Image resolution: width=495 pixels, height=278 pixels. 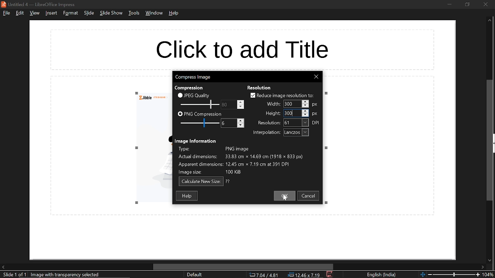 I want to click on change PNG compression, so click(x=225, y=123).